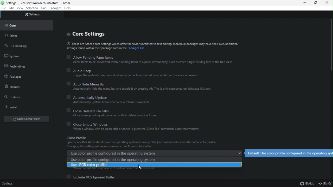  I want to click on audio beep, so click(133, 73).